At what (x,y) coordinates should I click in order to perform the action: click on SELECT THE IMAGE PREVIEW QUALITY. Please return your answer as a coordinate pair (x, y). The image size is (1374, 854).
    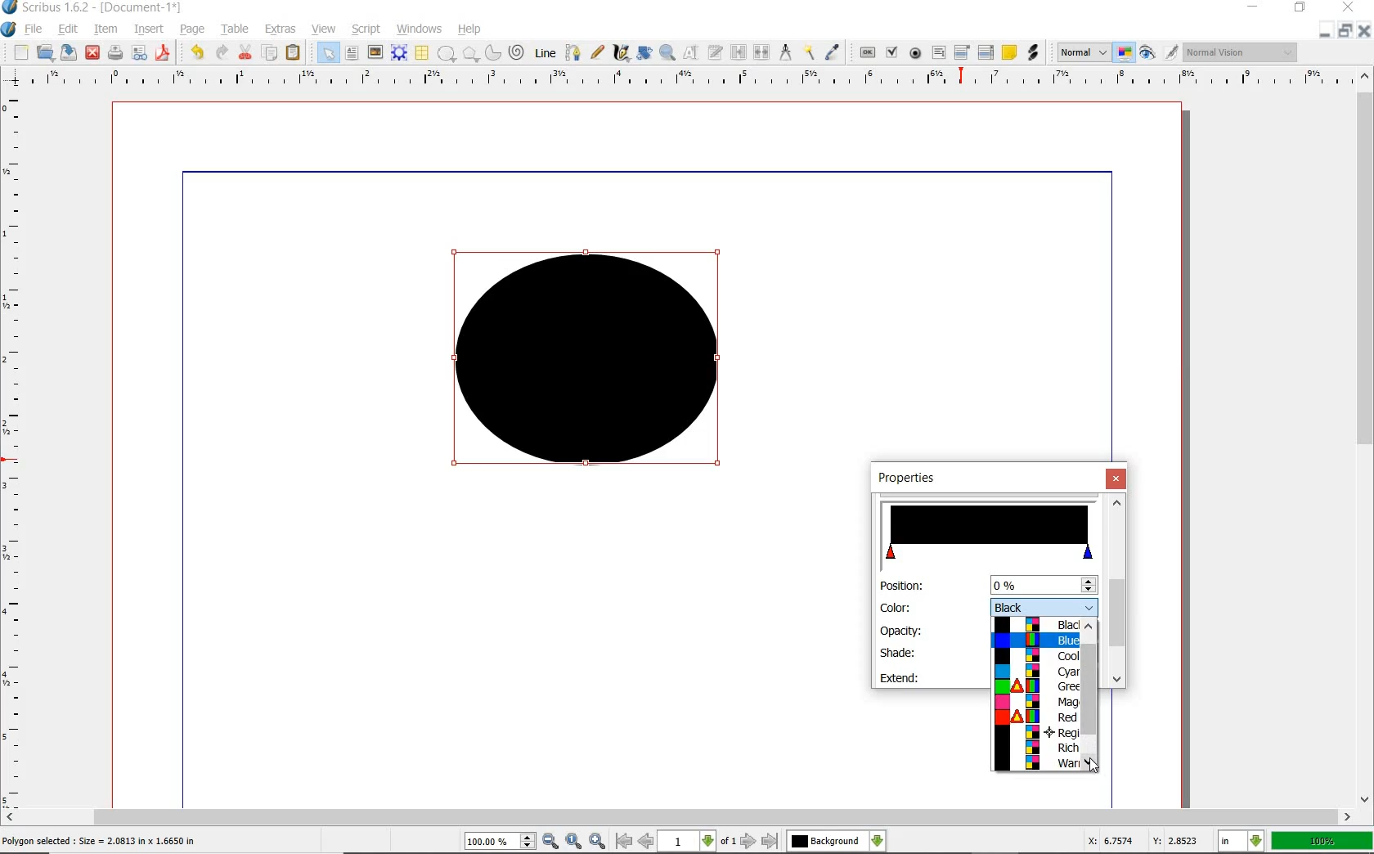
    Looking at the image, I should click on (1084, 52).